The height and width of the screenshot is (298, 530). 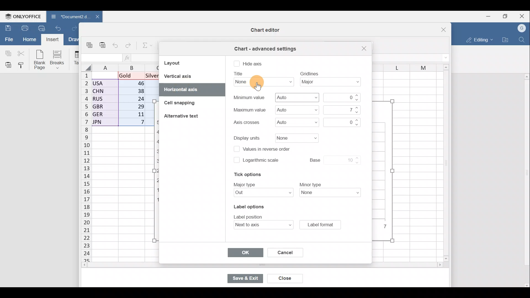 What do you see at coordinates (264, 30) in the screenshot?
I see `Chart editor` at bounding box center [264, 30].